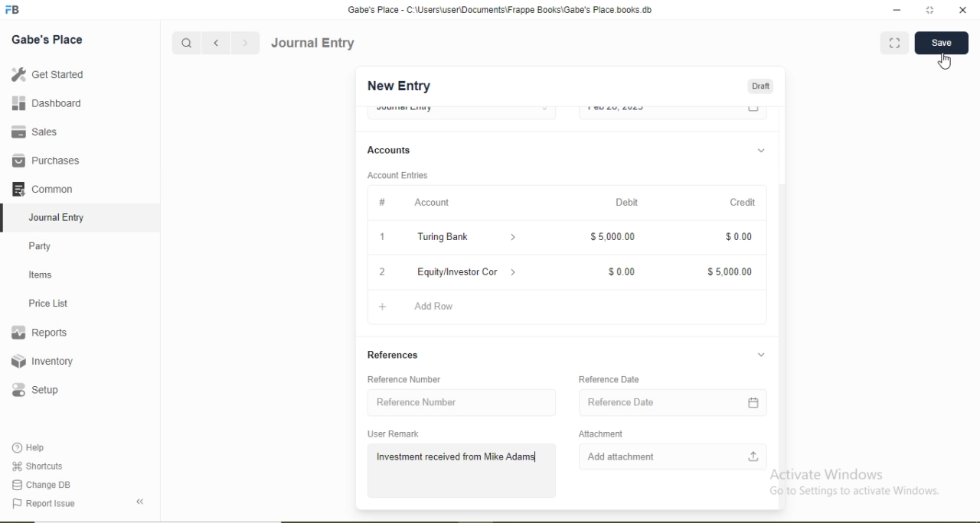  What do you see at coordinates (600, 434) in the screenshot?
I see `Attachment` at bounding box center [600, 434].